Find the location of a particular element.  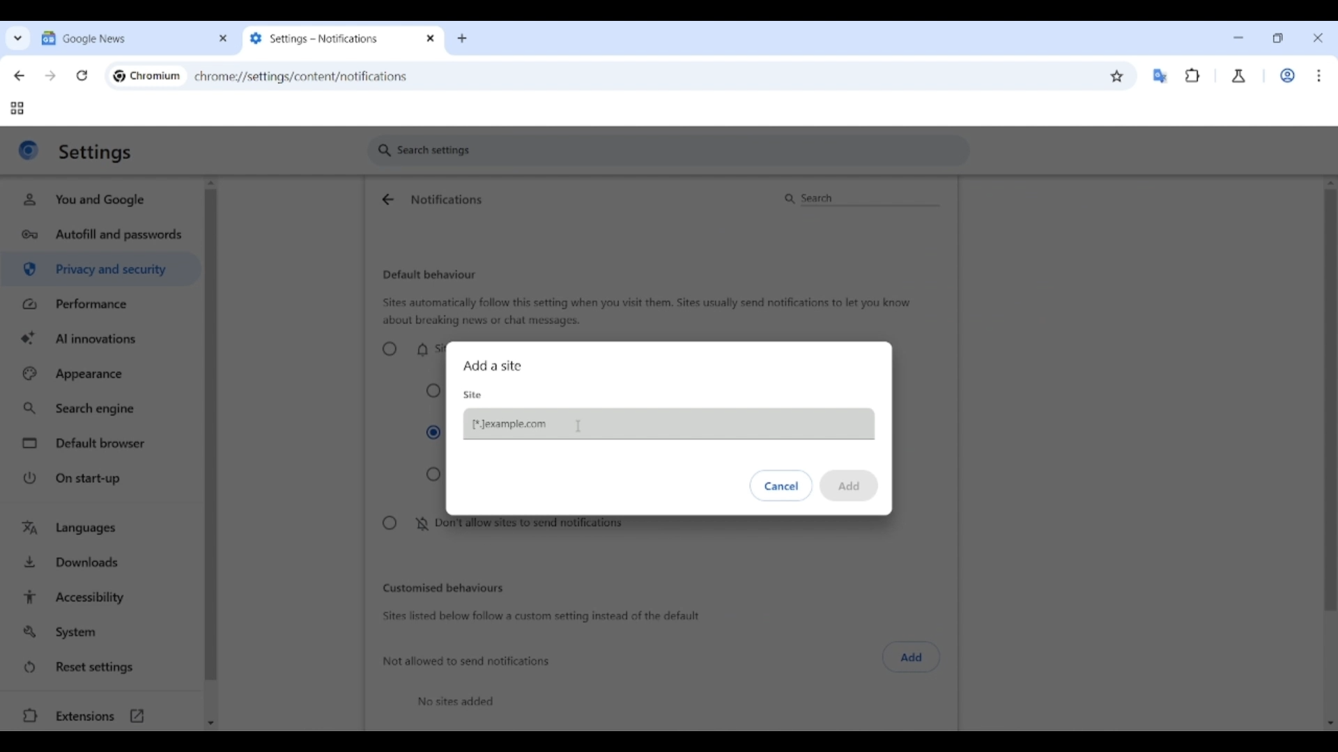

Customize and control Chromium is located at coordinates (1318, 75).